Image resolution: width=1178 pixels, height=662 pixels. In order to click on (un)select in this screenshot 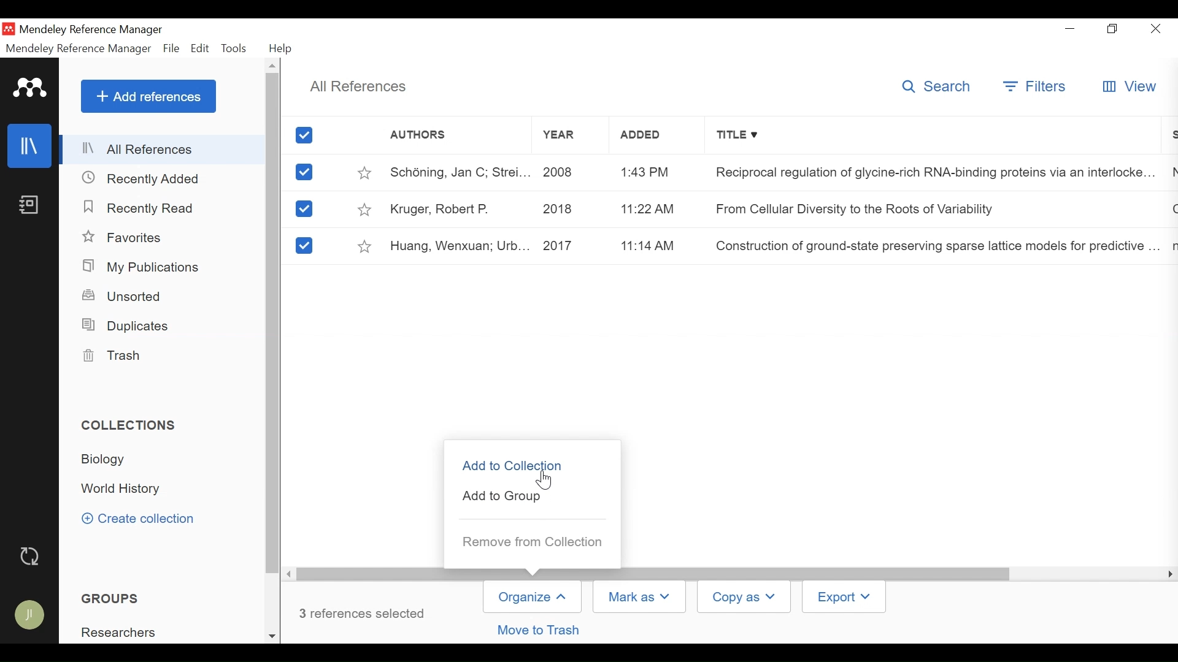, I will do `click(304, 209)`.